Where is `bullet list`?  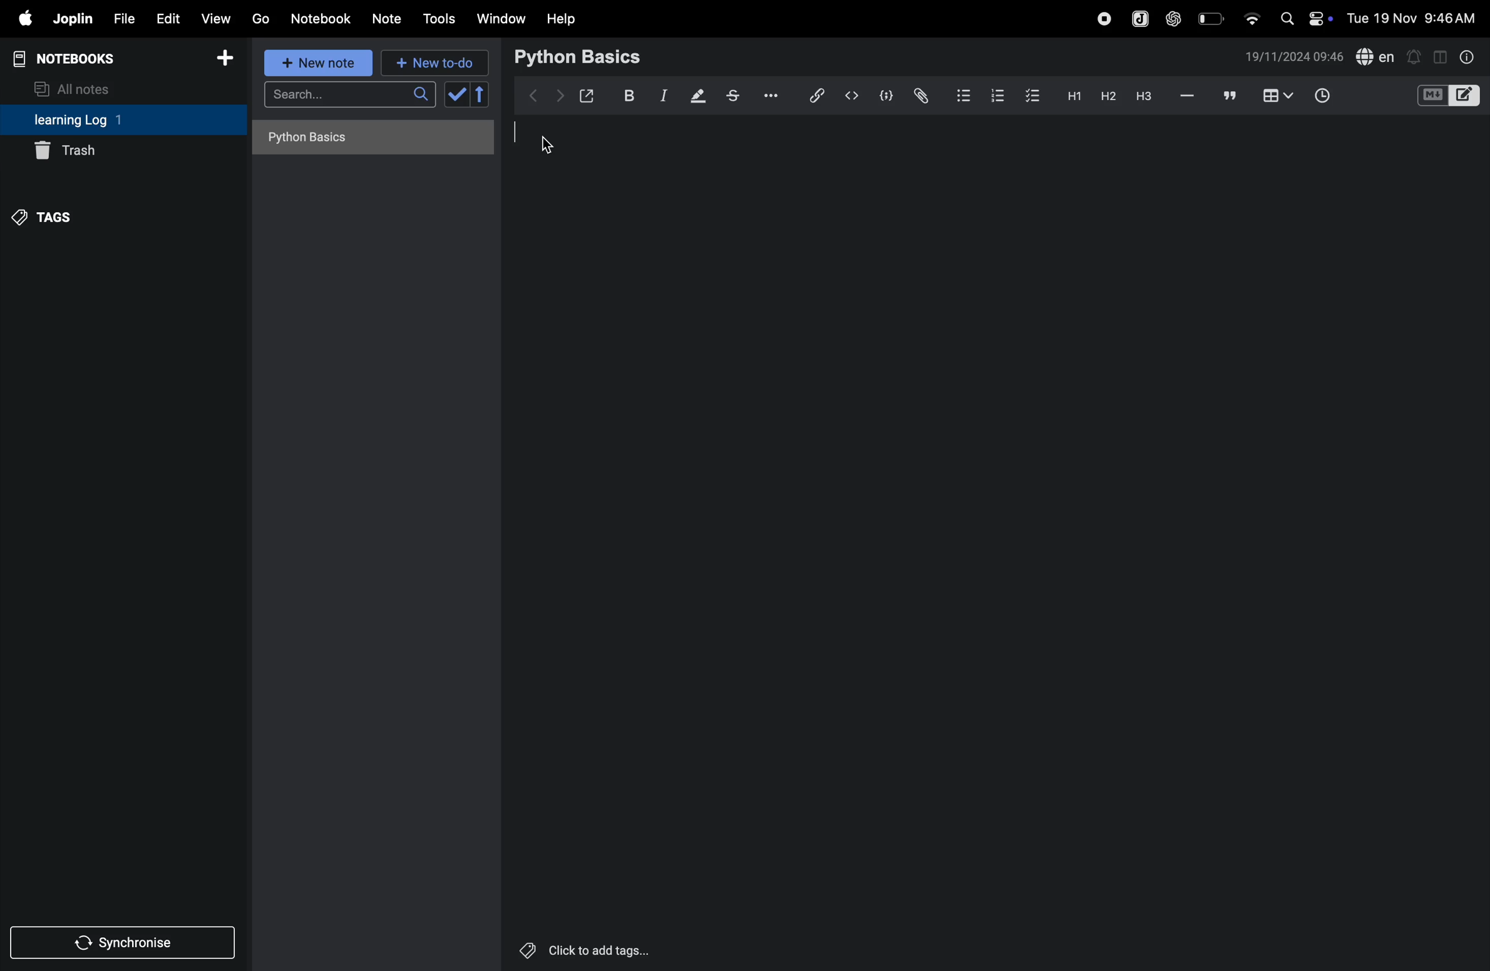 bullet list is located at coordinates (962, 94).